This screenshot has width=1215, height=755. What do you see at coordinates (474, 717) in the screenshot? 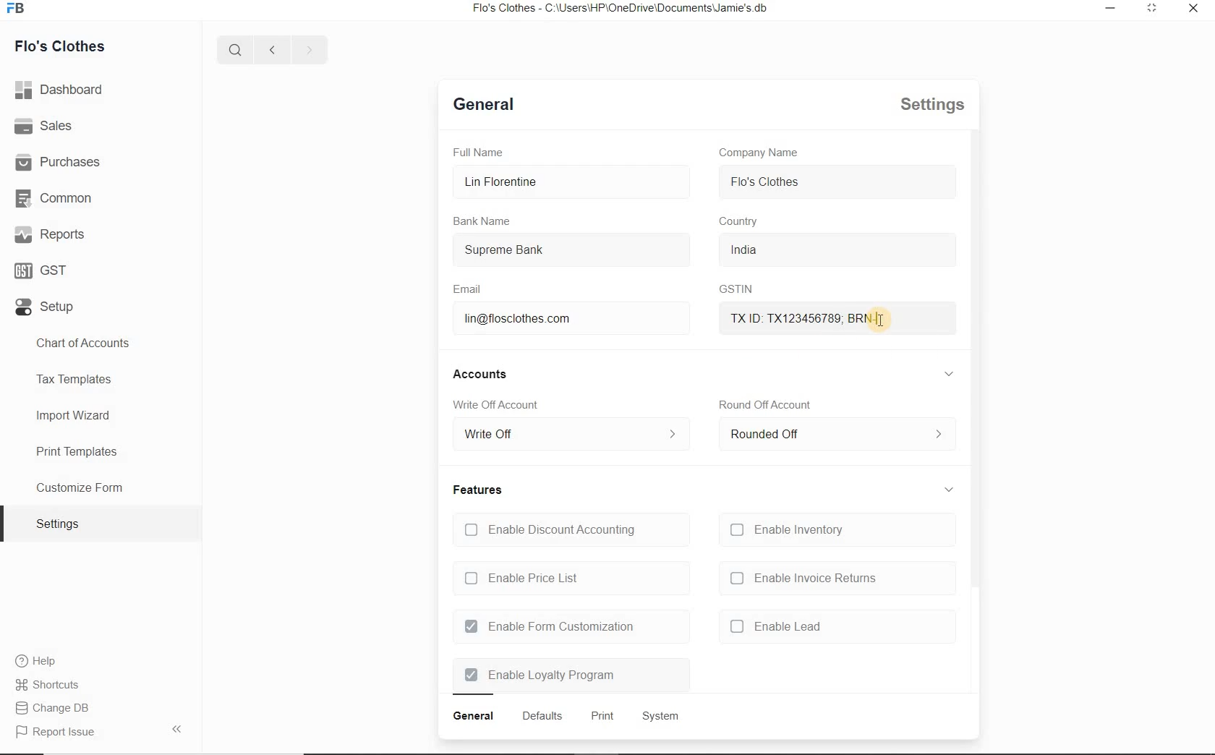
I see `general` at bounding box center [474, 717].